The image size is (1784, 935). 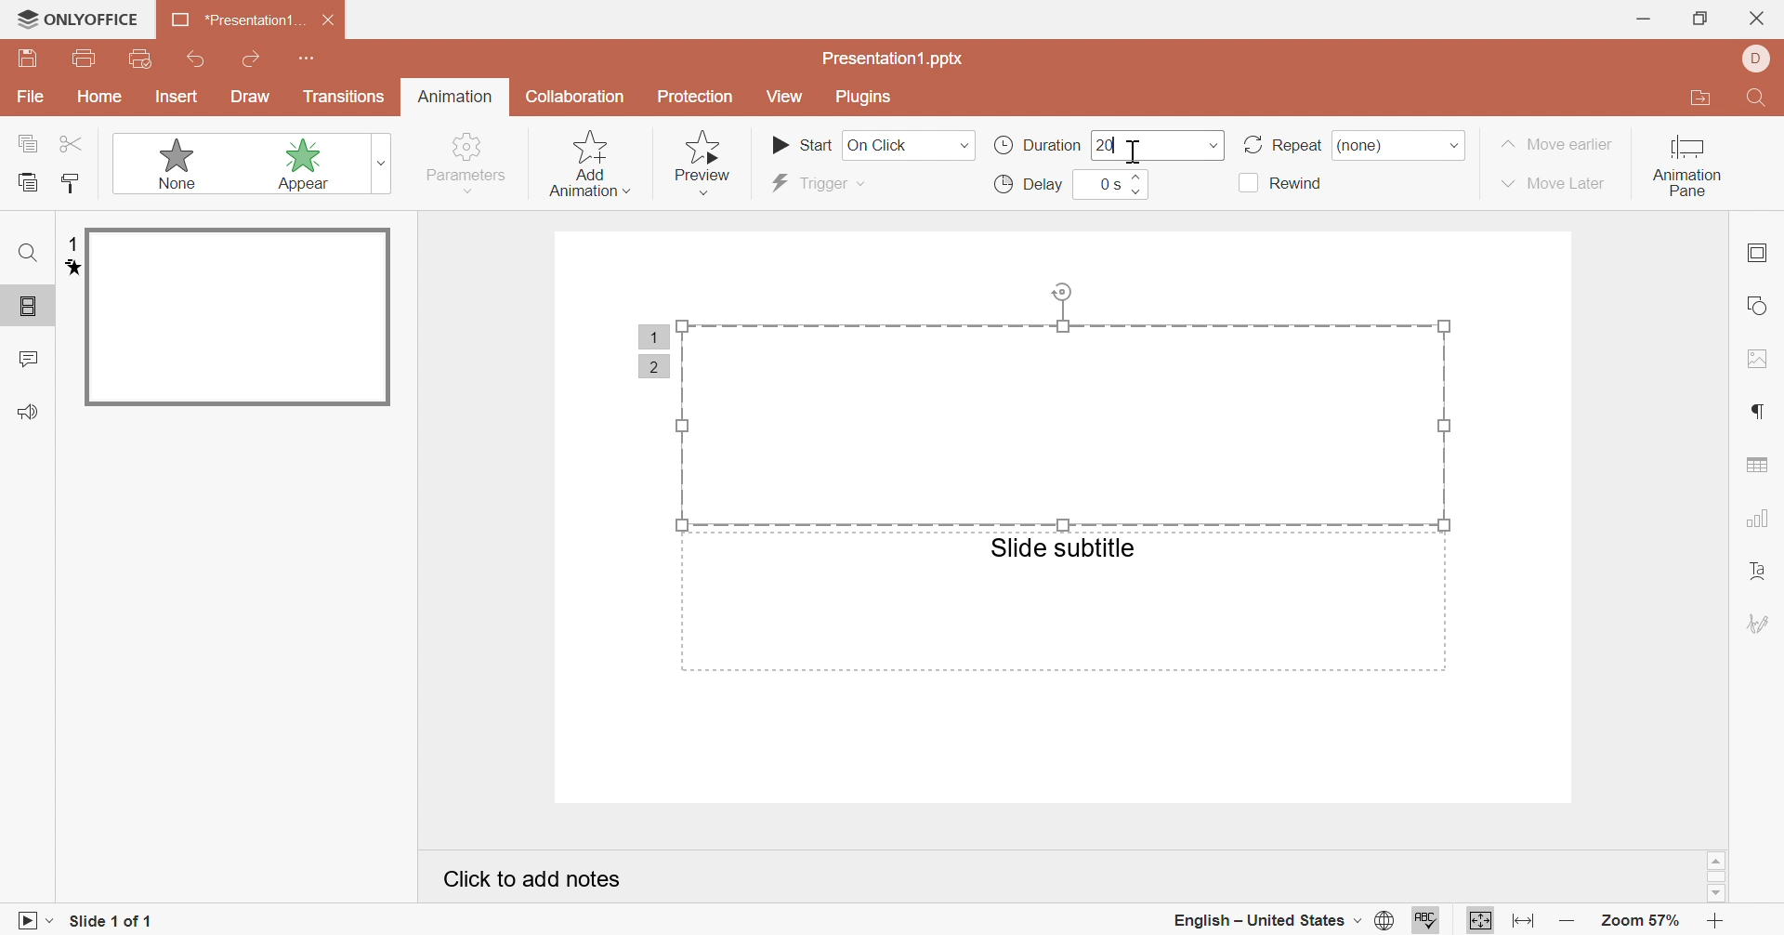 What do you see at coordinates (1521, 922) in the screenshot?
I see `fit to width` at bounding box center [1521, 922].